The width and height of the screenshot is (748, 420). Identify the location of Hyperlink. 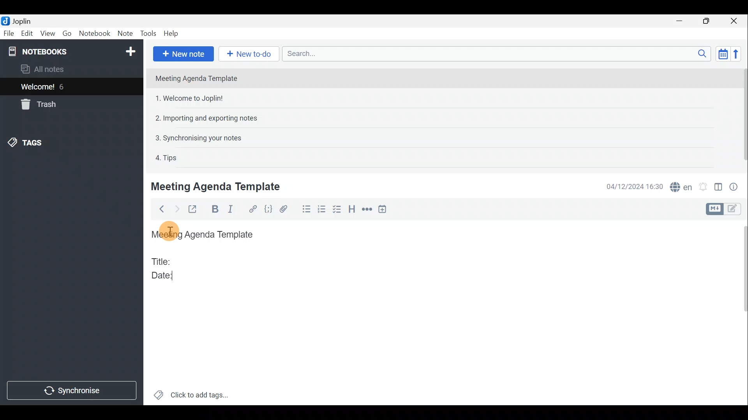
(252, 209).